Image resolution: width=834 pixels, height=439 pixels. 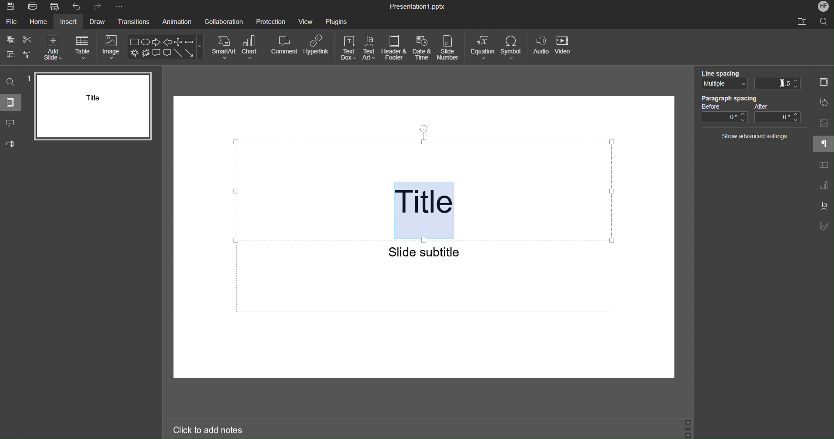 I want to click on Title, so click(x=426, y=210).